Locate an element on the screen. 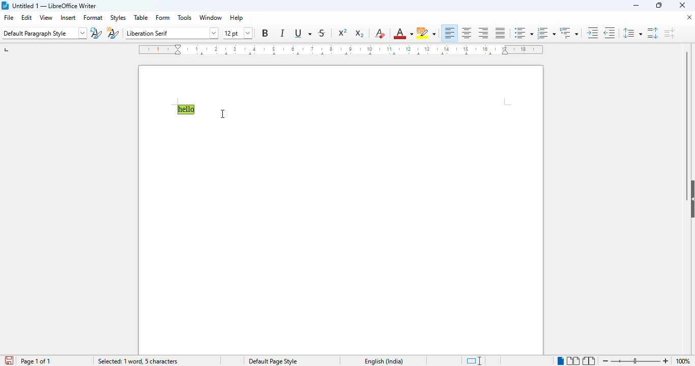 This screenshot has width=695, height=366. Default Paragraph Style is located at coordinates (41, 34).